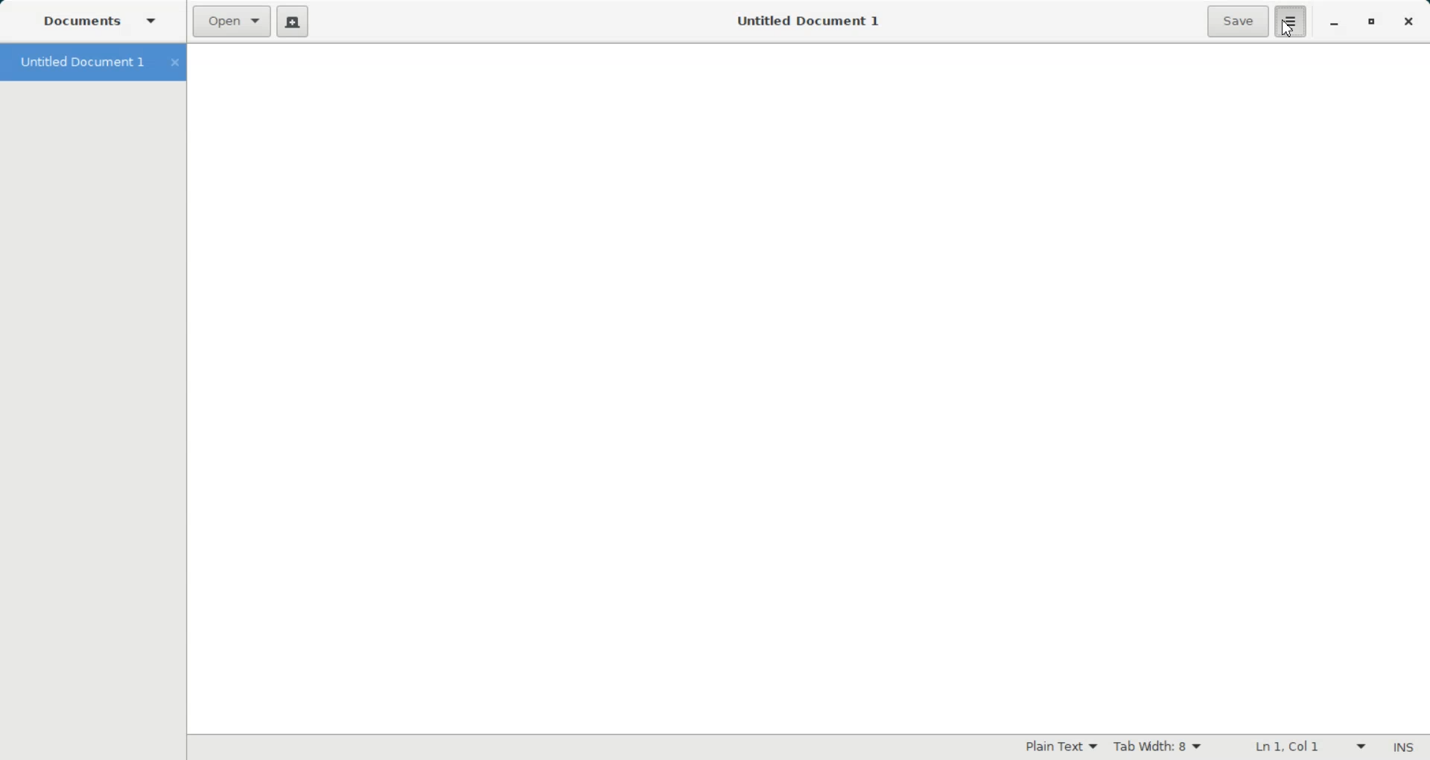 This screenshot has width=1430, height=760. What do you see at coordinates (1403, 747) in the screenshot?
I see `Insert` at bounding box center [1403, 747].